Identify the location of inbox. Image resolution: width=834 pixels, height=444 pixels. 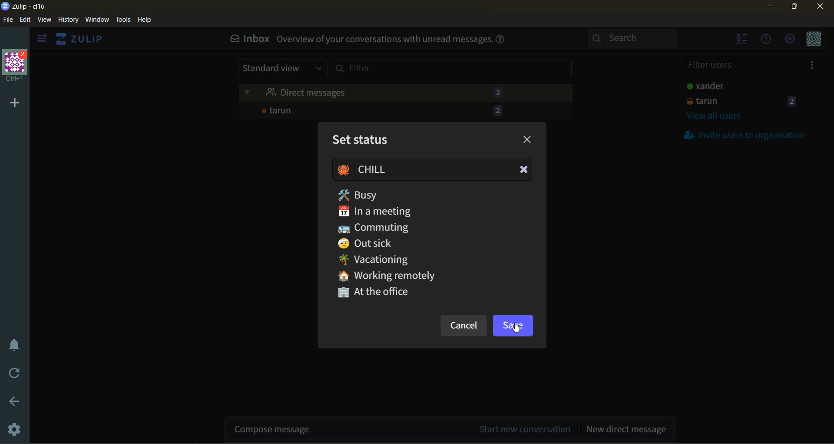
(247, 40).